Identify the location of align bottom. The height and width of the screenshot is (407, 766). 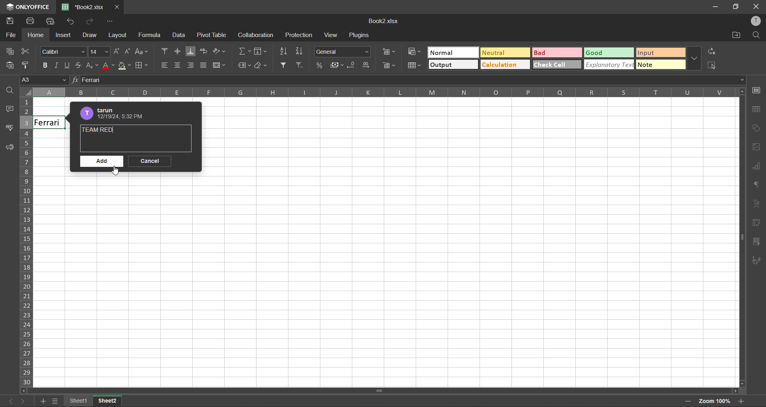
(191, 51).